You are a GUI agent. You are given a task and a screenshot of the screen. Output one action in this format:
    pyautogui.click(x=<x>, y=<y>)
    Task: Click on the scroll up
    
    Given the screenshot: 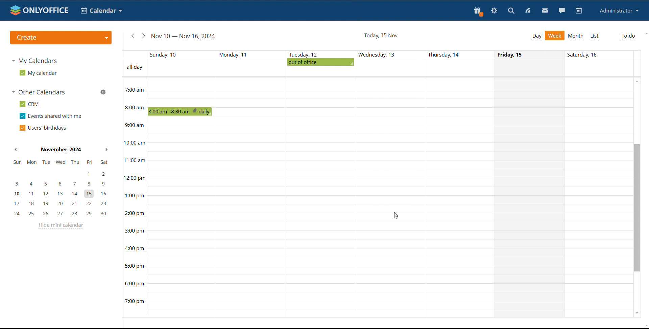 What is the action you would take?
    pyautogui.click(x=645, y=33)
    